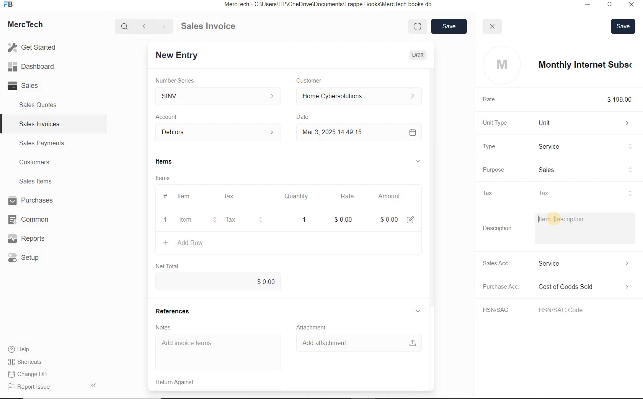  Describe the element at coordinates (41, 181) in the screenshot. I see `Sales Items` at that location.